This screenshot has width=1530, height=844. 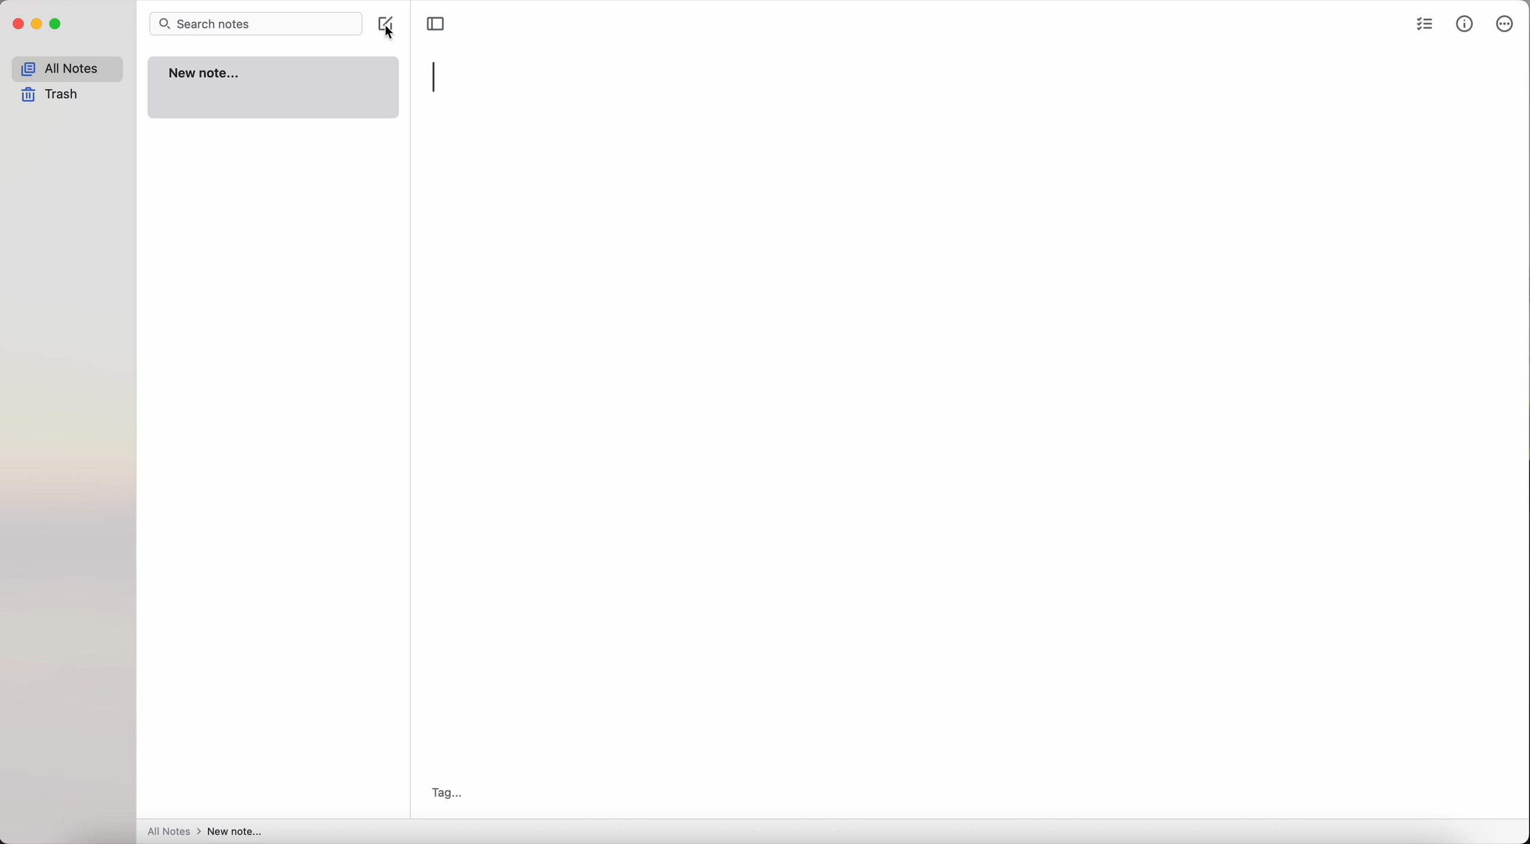 I want to click on metrics, so click(x=1466, y=23).